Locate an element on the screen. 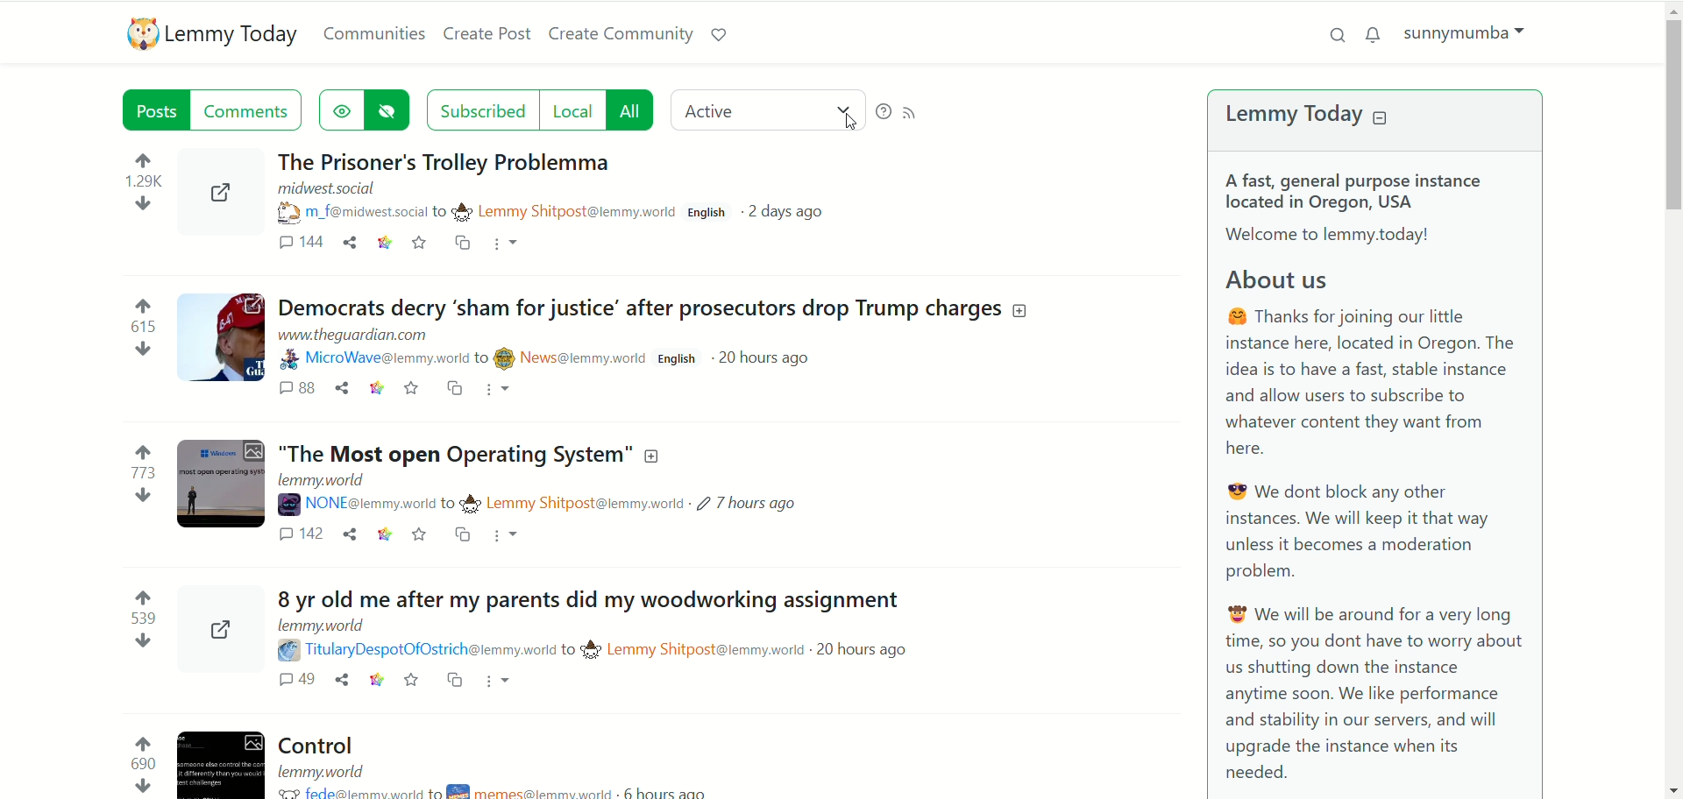 Image resolution: width=1683 pixels, height=799 pixels. "The Most open Operating System" is located at coordinates (477, 454).